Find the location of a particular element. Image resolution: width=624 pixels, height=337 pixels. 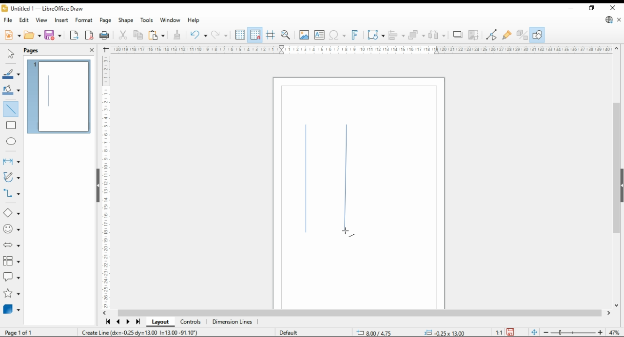

copy is located at coordinates (137, 36).